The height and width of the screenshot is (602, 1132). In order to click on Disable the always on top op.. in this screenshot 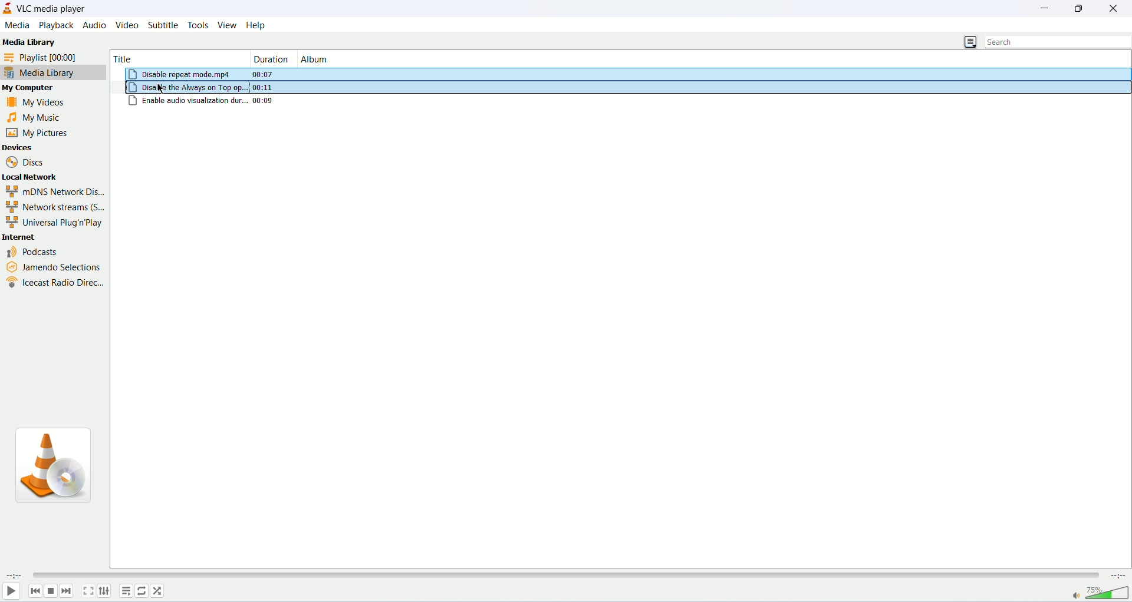, I will do `click(189, 88)`.